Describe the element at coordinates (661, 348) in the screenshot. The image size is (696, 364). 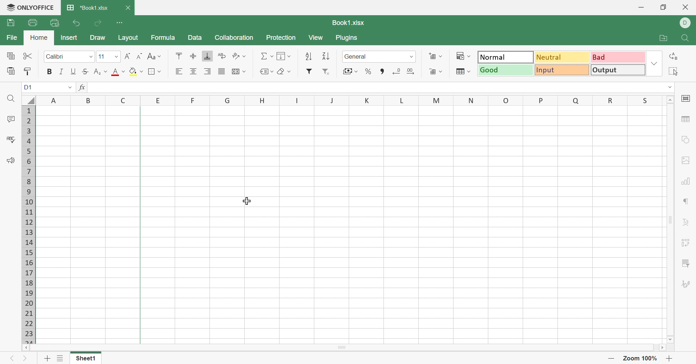
I see `Scroll Right` at that location.